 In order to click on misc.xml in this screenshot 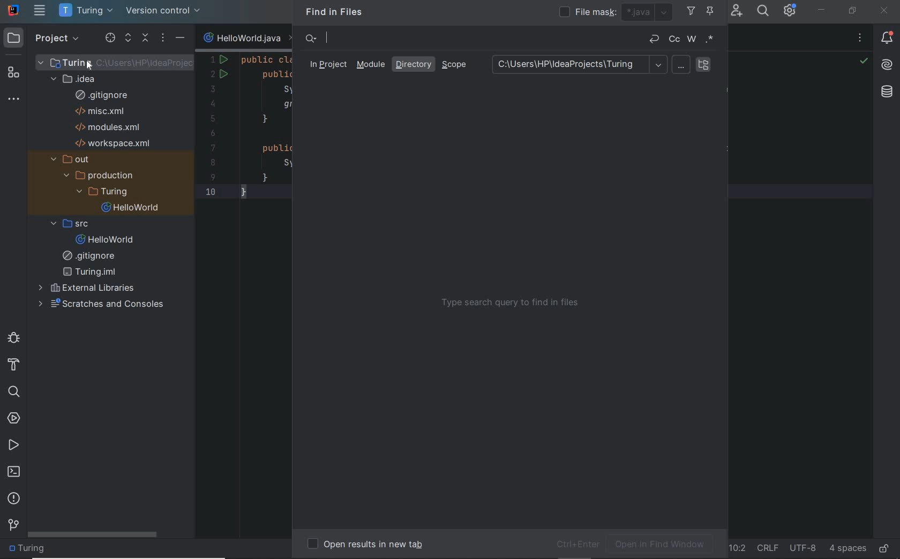, I will do `click(103, 111)`.